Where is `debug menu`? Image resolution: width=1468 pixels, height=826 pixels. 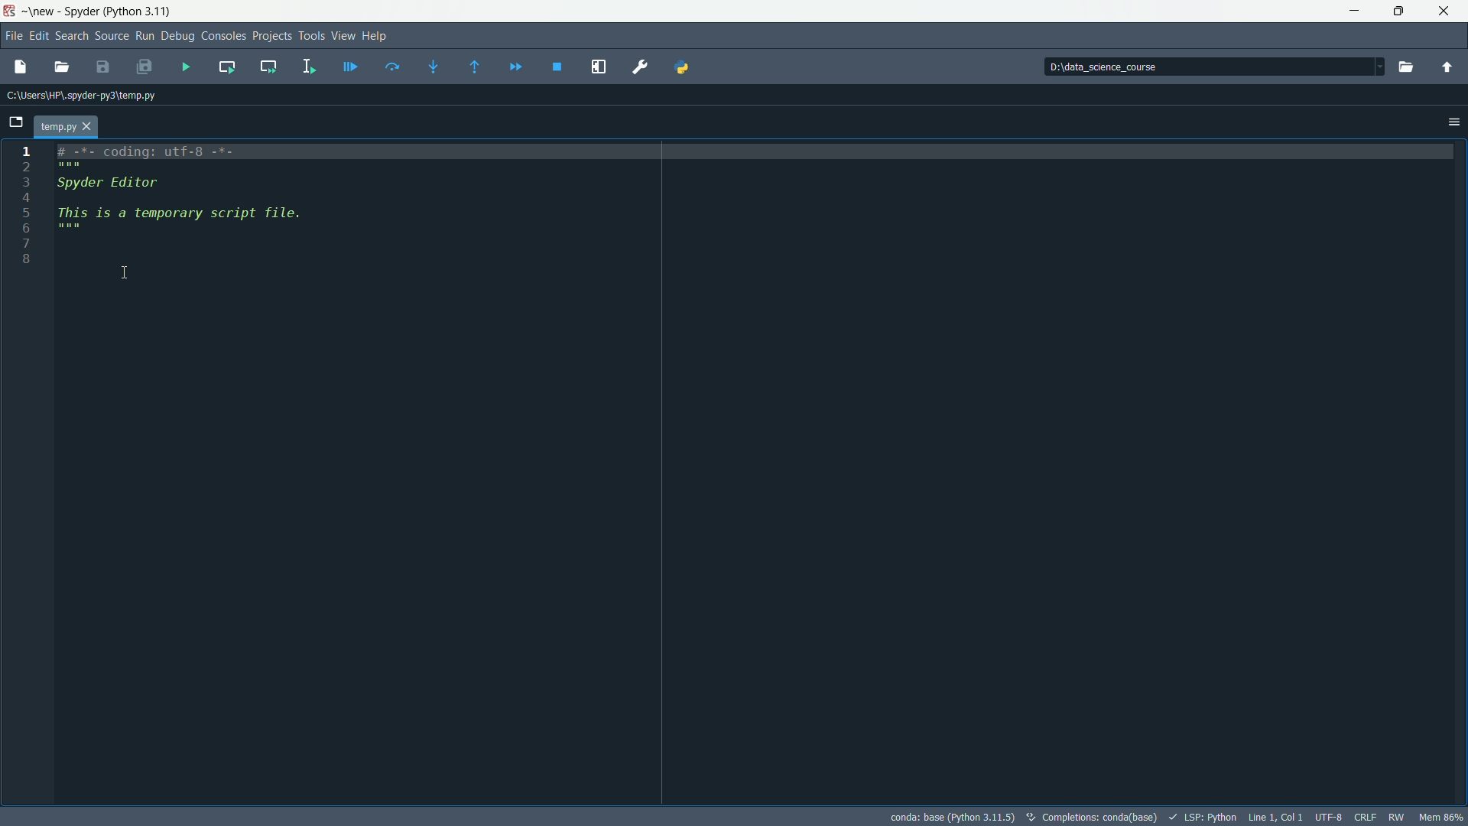 debug menu is located at coordinates (177, 37).